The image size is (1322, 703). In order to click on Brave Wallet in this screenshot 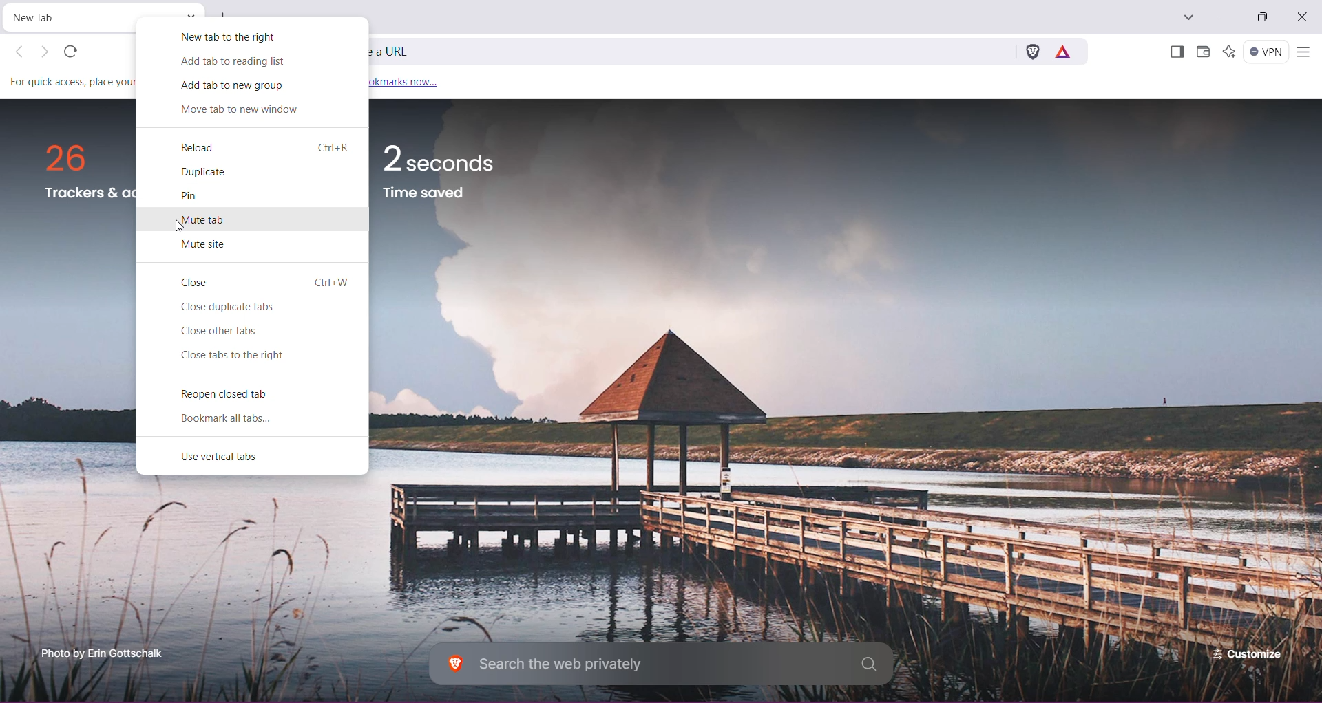, I will do `click(1203, 52)`.